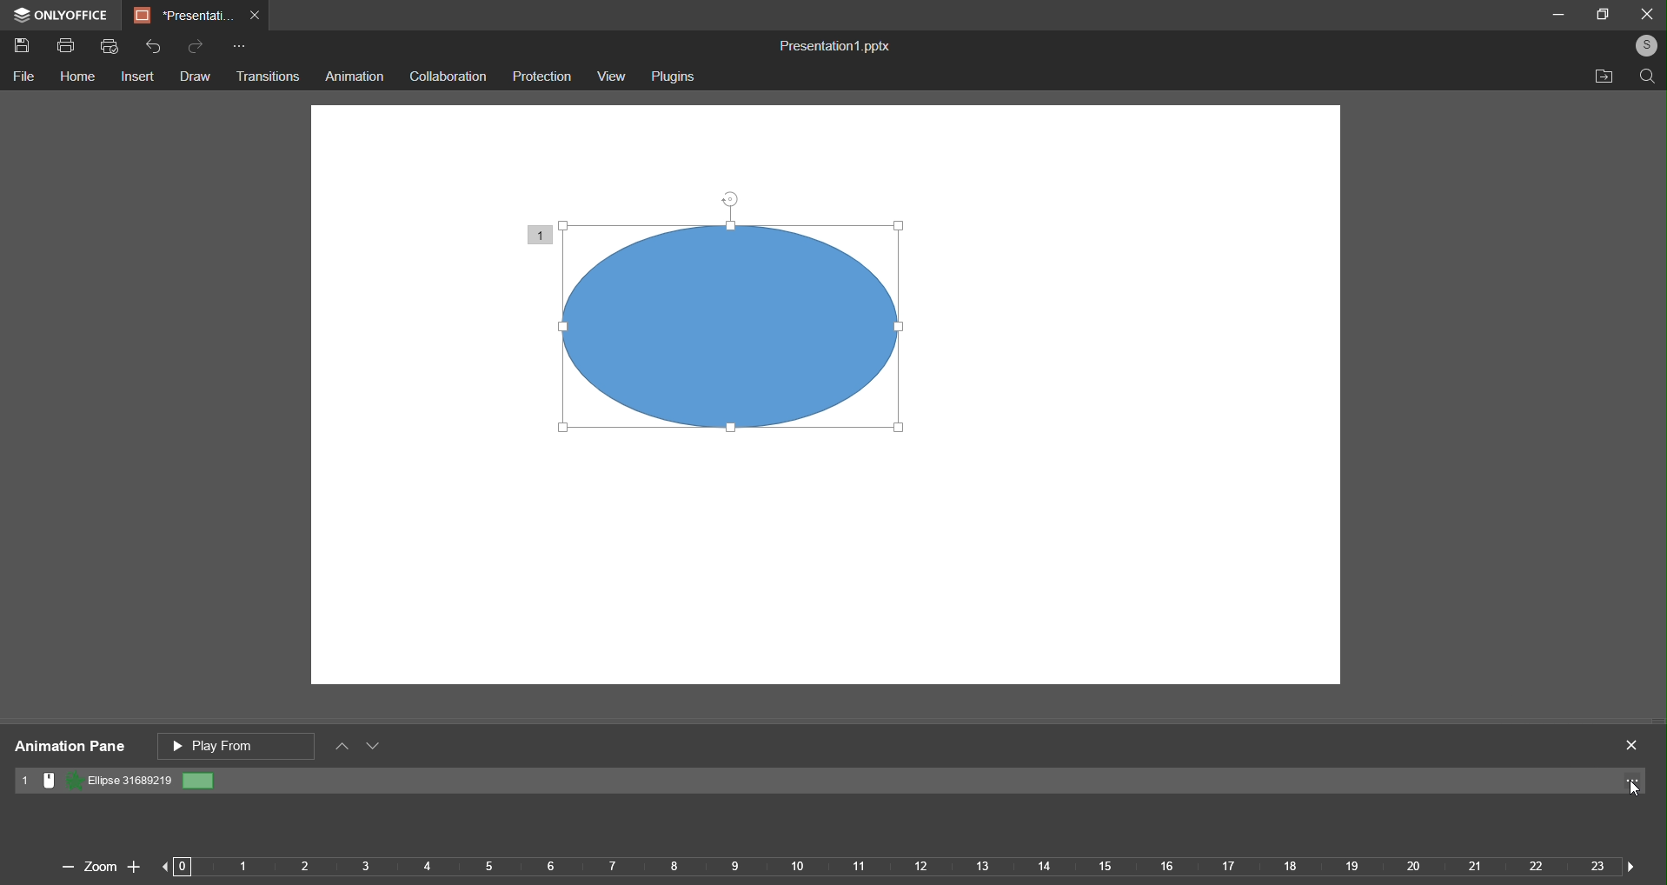 This screenshot has height=885, width=1667. What do you see at coordinates (258, 17) in the screenshot?
I see `Close Tab` at bounding box center [258, 17].